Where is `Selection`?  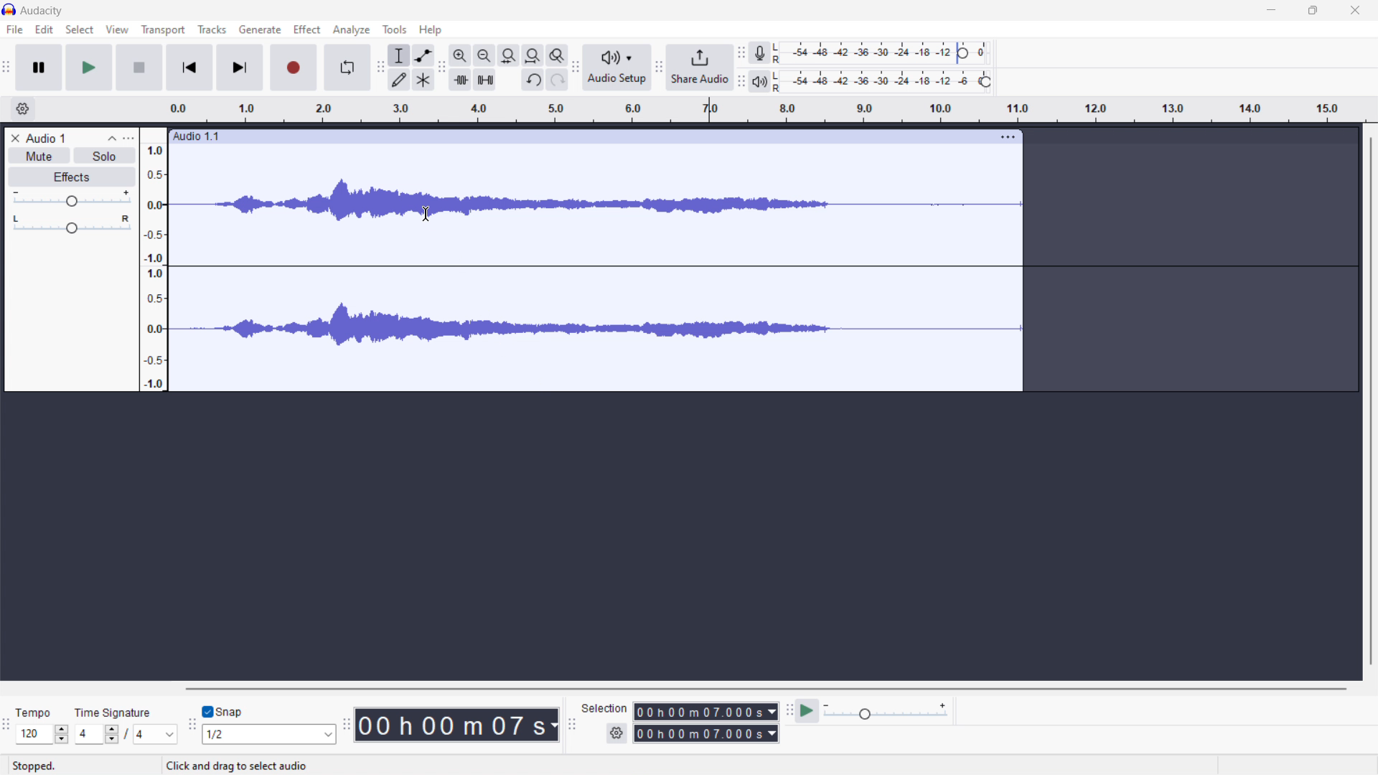
Selection is located at coordinates (604, 710).